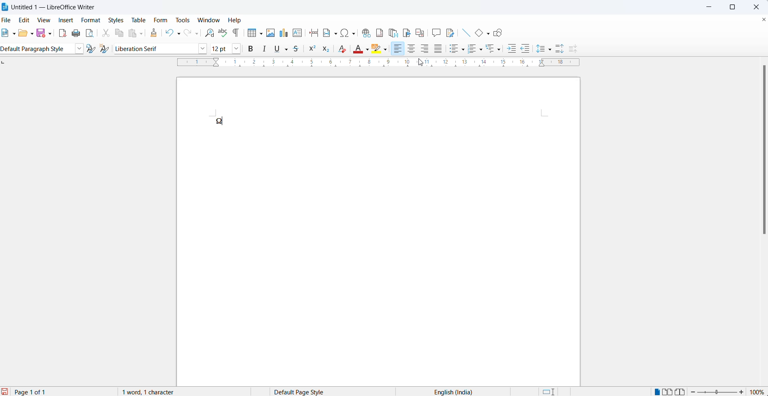 The width and height of the screenshot is (768, 396). What do you see at coordinates (154, 48) in the screenshot?
I see `font name` at bounding box center [154, 48].